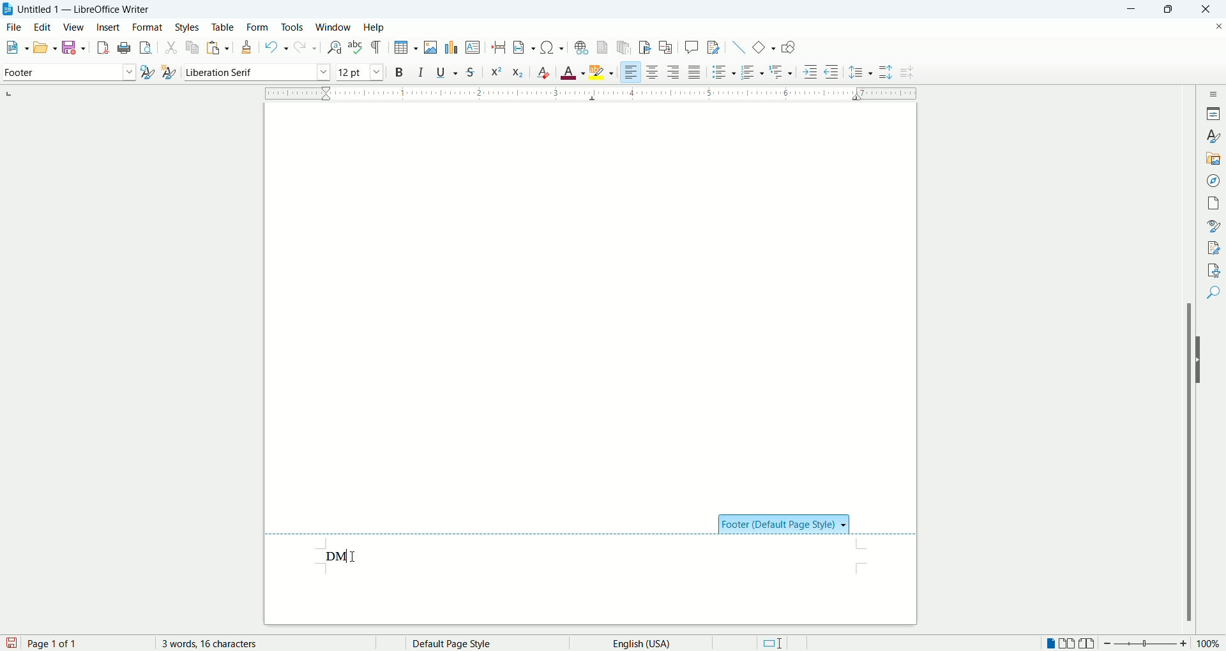 The width and height of the screenshot is (1226, 651). Describe the element at coordinates (258, 26) in the screenshot. I see `form` at that location.